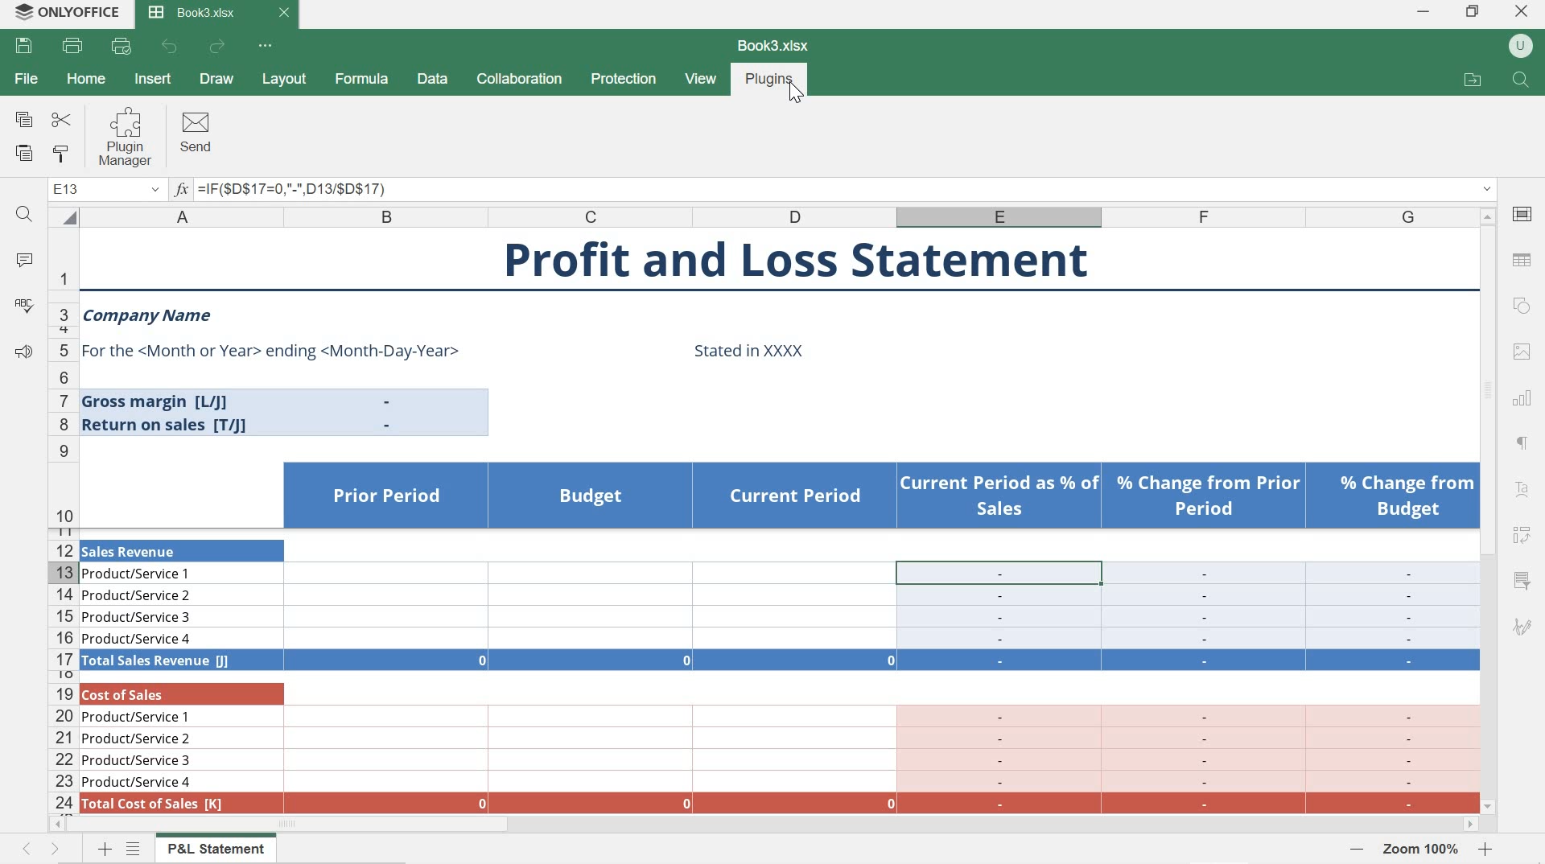 This screenshot has width=1545, height=864. I want to click on undo, so click(170, 47).